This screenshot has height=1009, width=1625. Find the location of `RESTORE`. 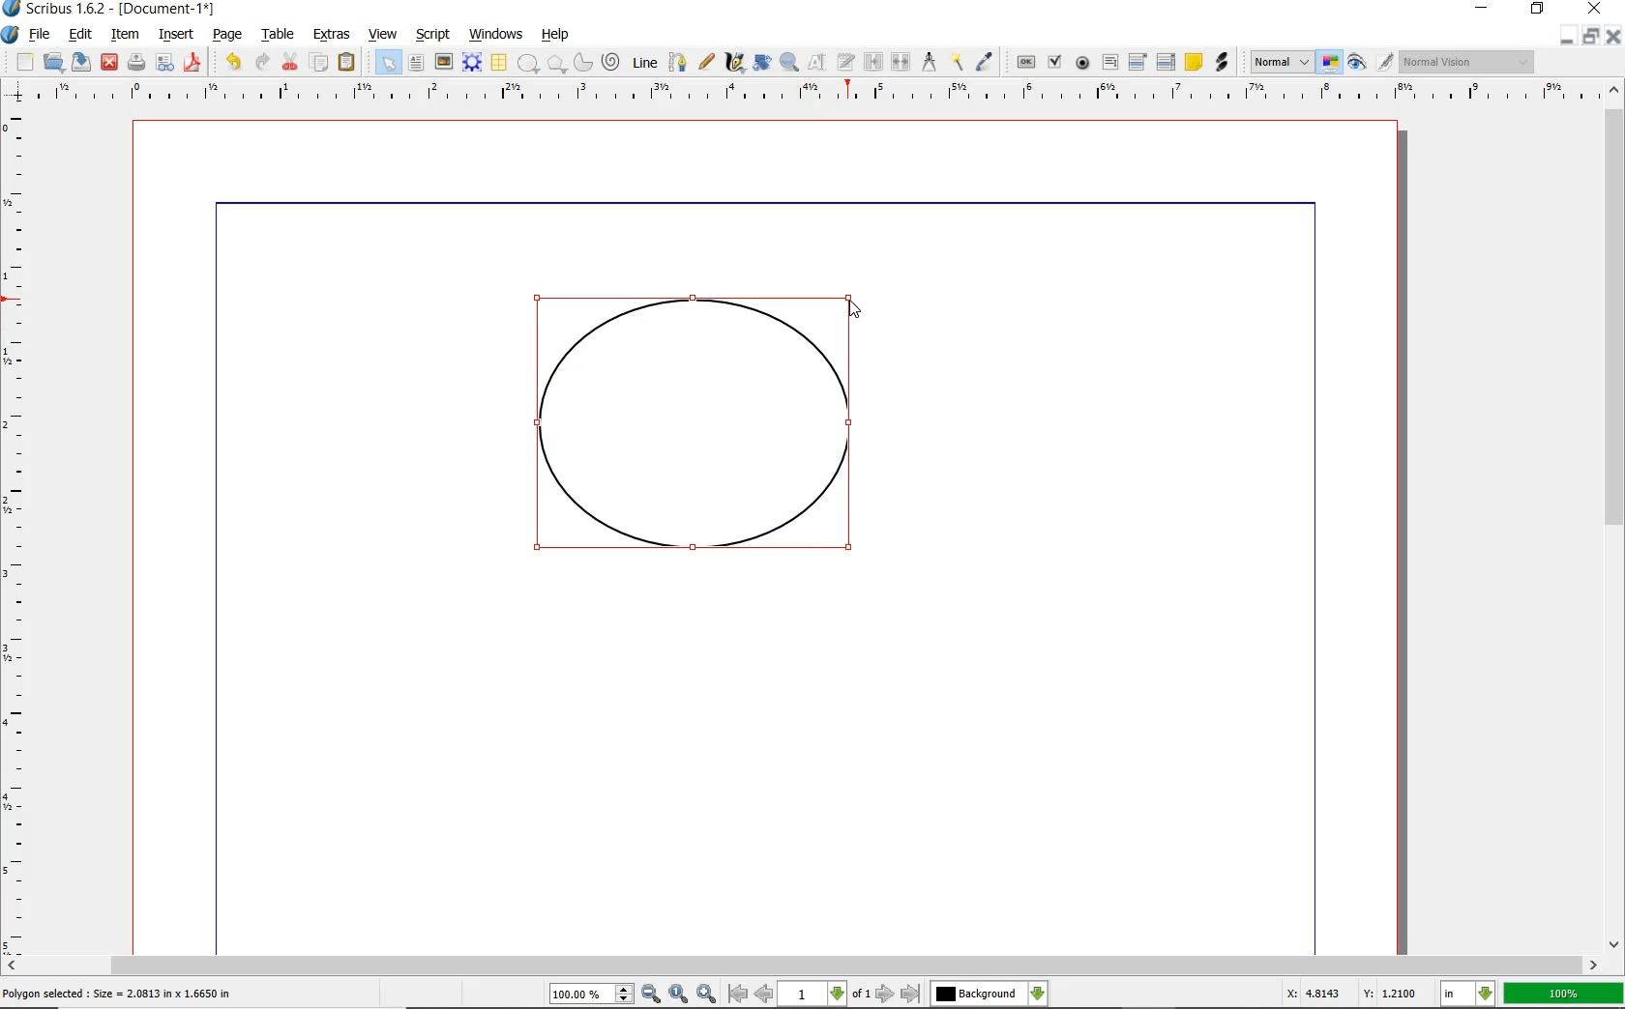

RESTORE is located at coordinates (1591, 37).